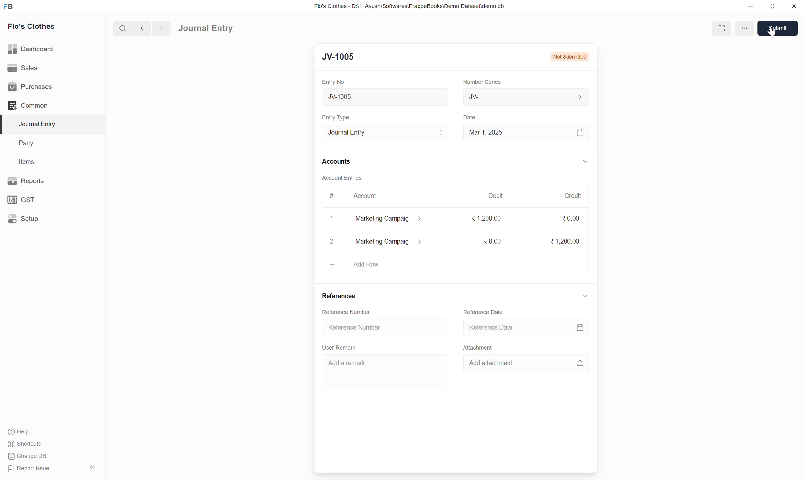 The height and width of the screenshot is (480, 805). Describe the element at coordinates (141, 28) in the screenshot. I see `back` at that location.